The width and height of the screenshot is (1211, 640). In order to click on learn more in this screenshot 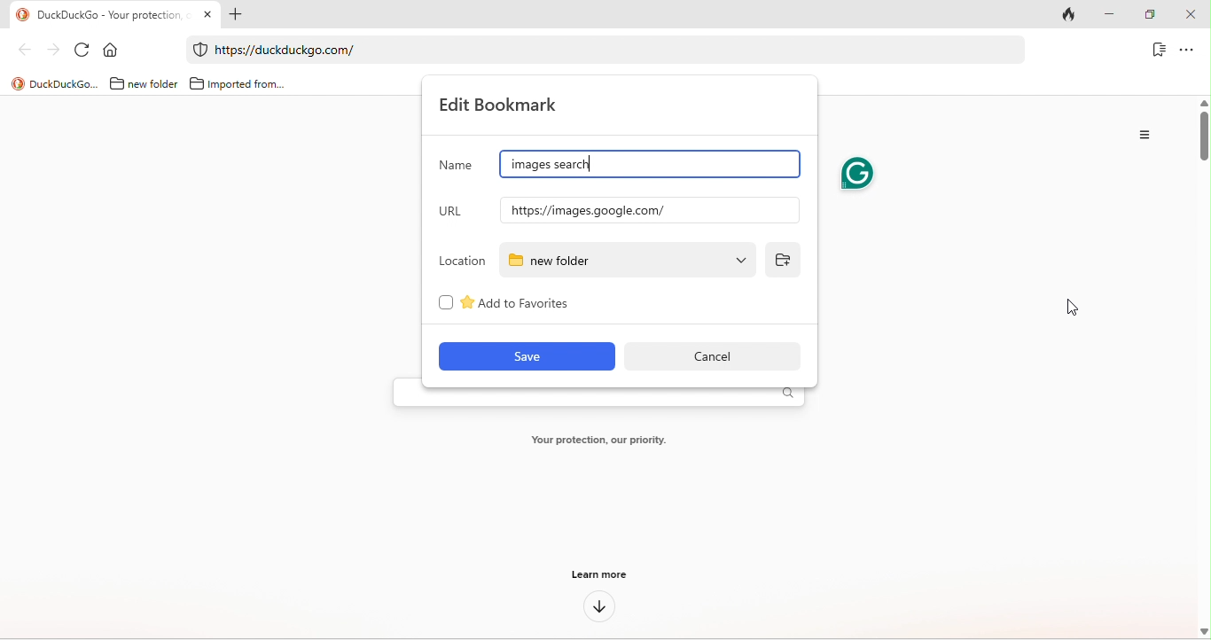, I will do `click(600, 577)`.